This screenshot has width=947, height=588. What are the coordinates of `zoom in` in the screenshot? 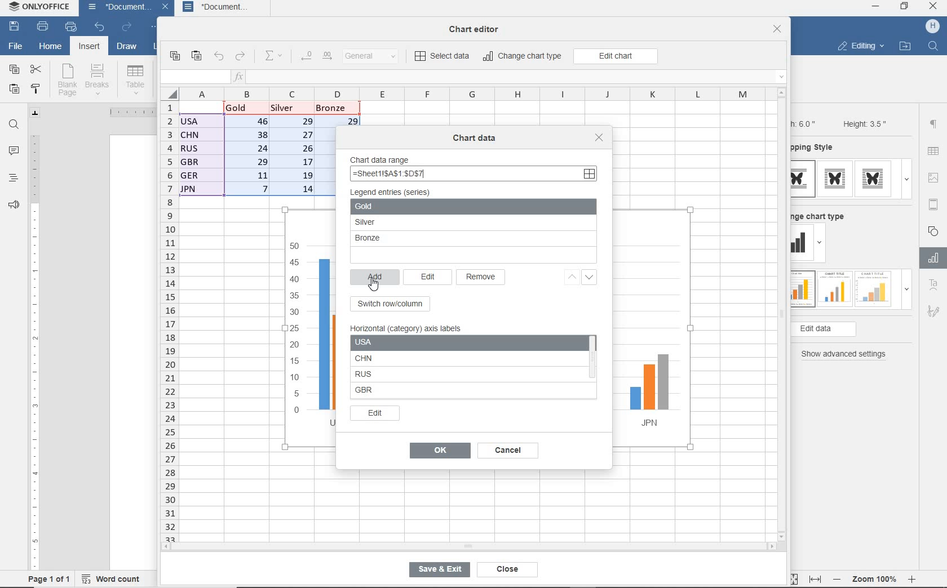 It's located at (913, 577).